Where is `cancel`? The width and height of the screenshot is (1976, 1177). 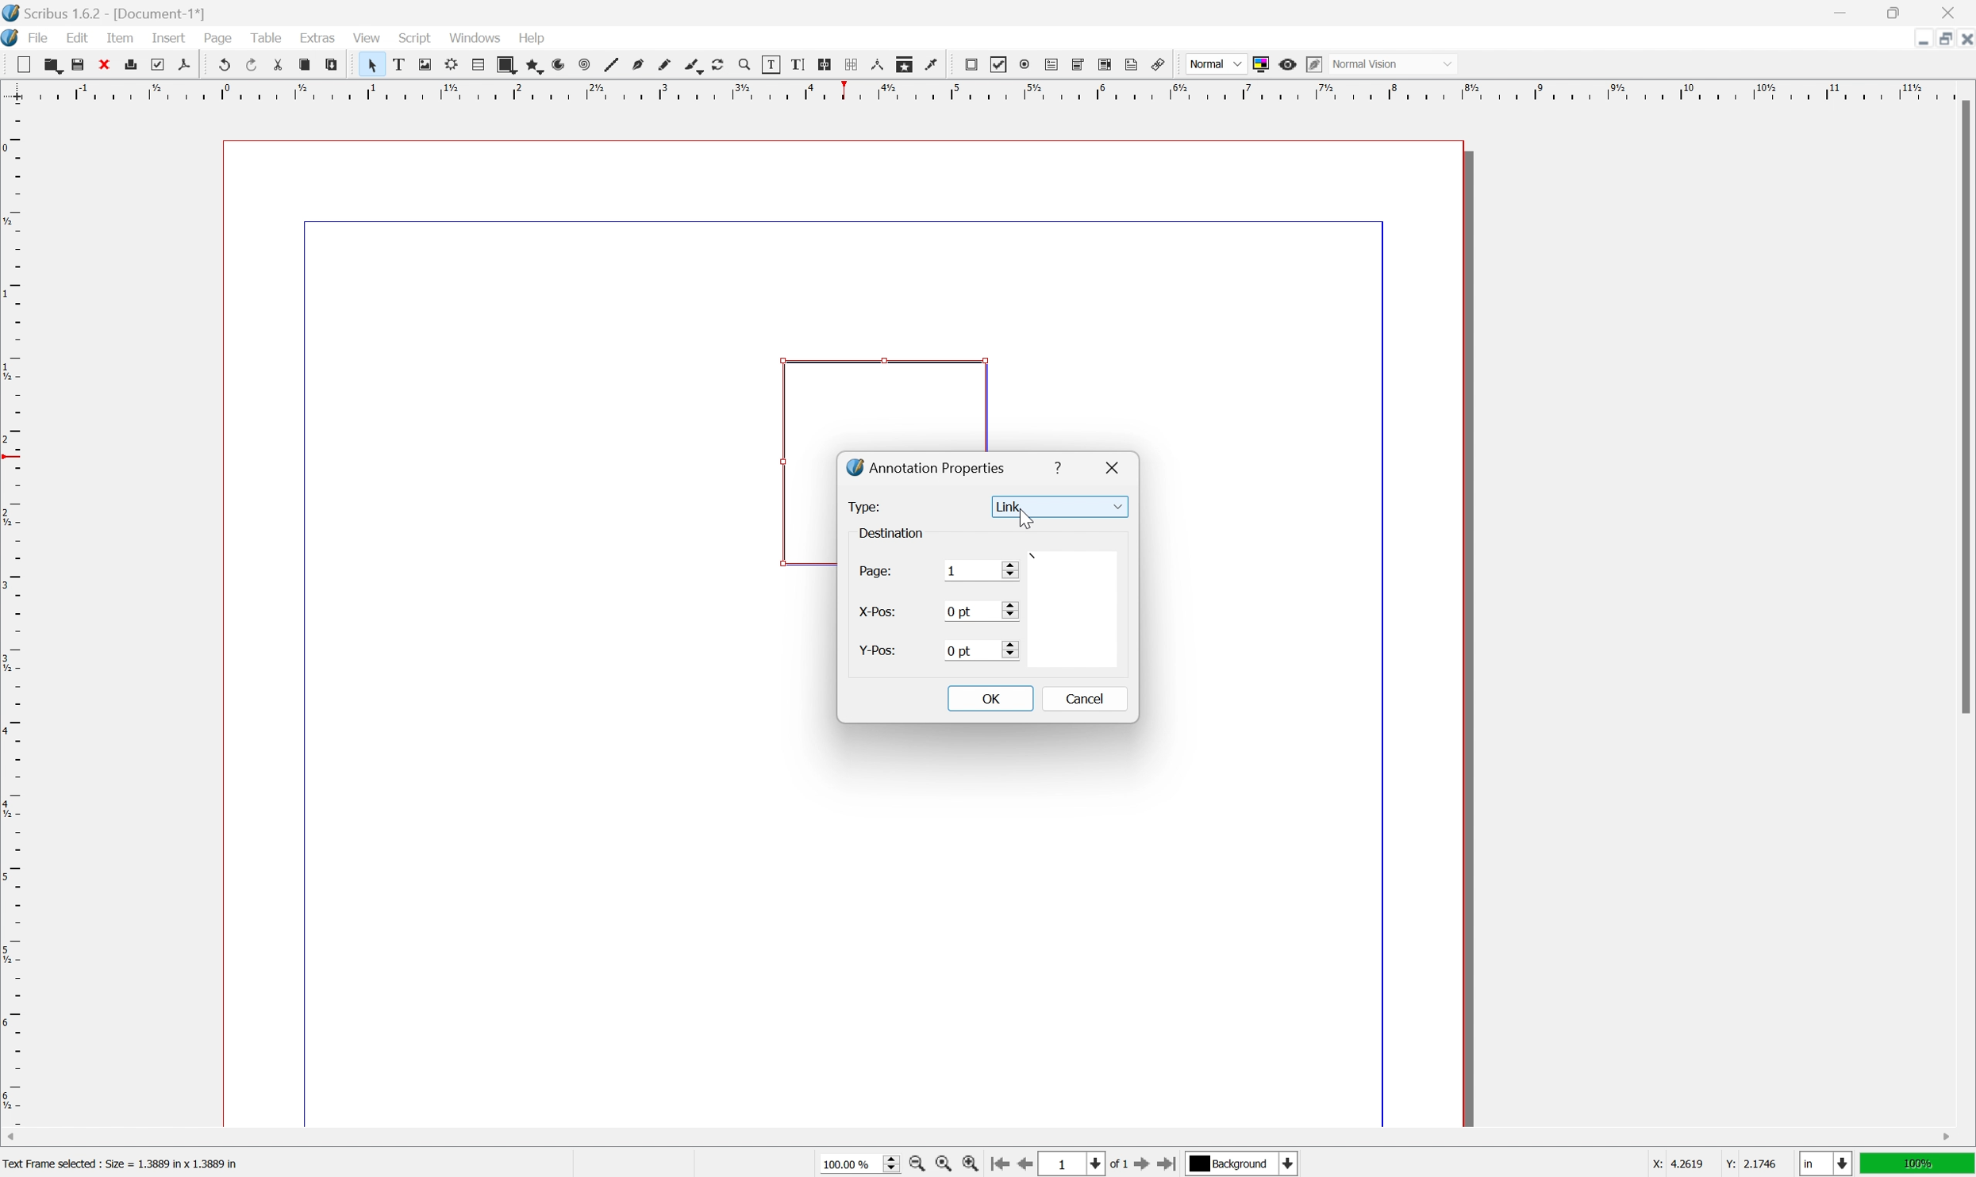 cancel is located at coordinates (1090, 702).